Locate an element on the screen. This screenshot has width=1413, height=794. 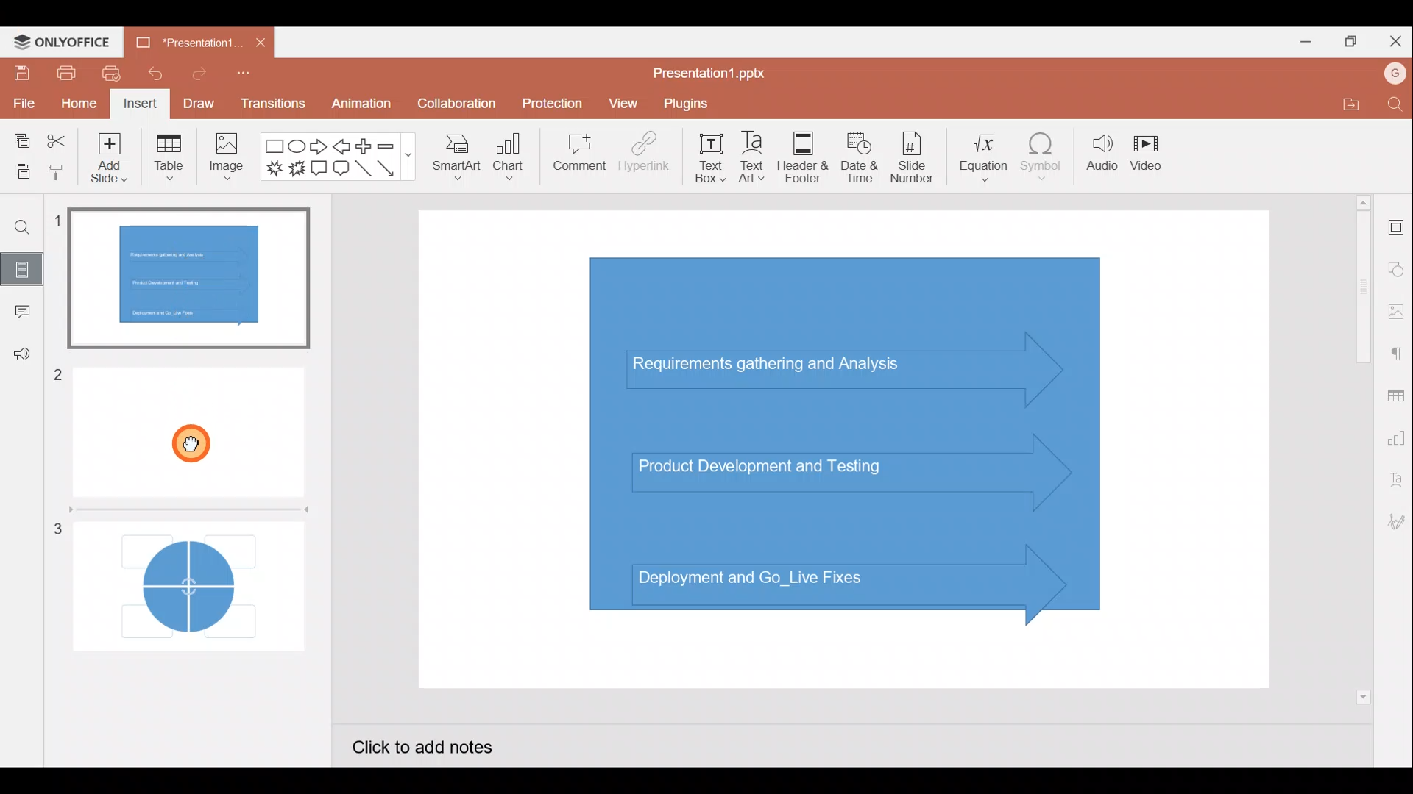
Click to add notes is located at coordinates (433, 744).